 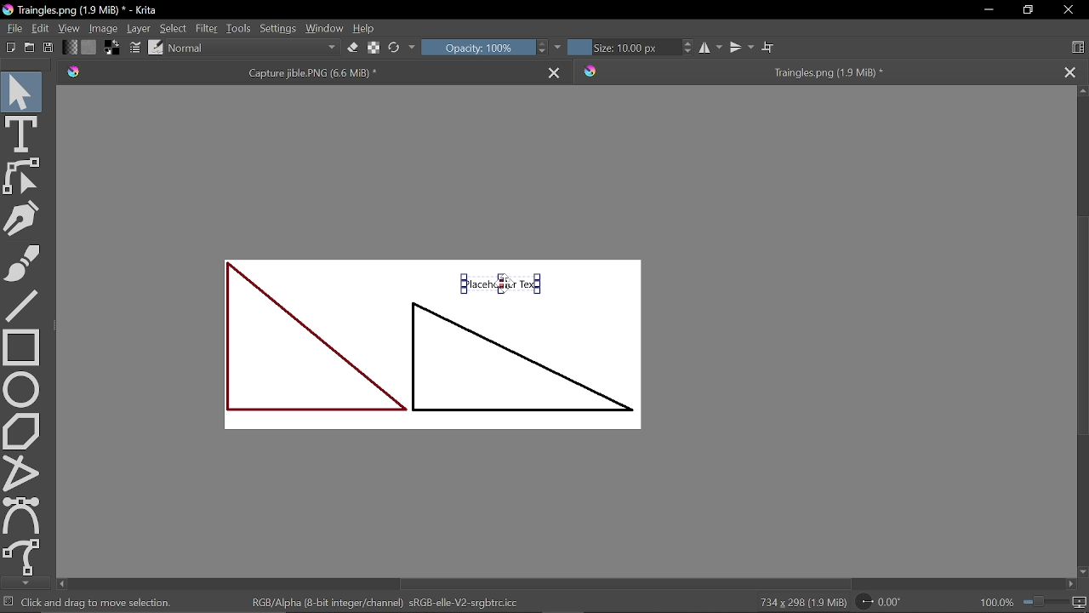 I want to click on Choose brush preset, so click(x=155, y=48).